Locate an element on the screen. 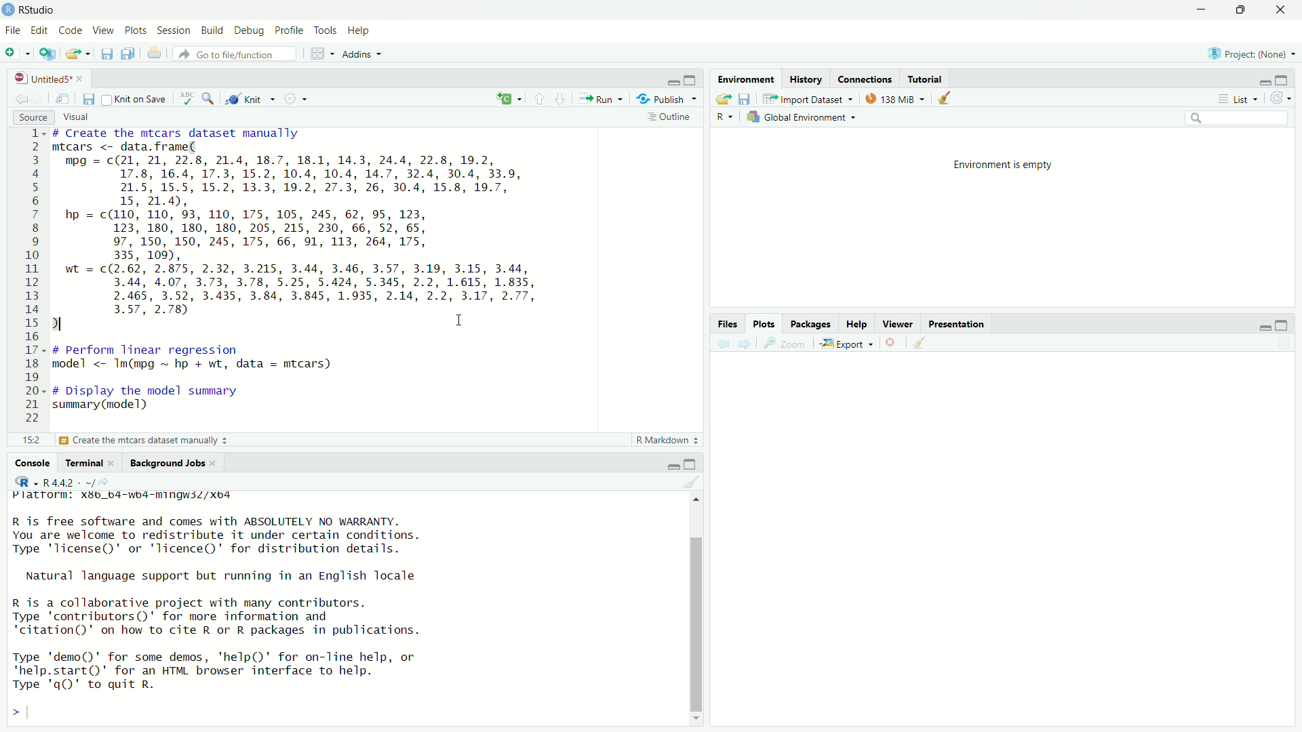 The image size is (1302, 732). Environment is empty is located at coordinates (1004, 165).